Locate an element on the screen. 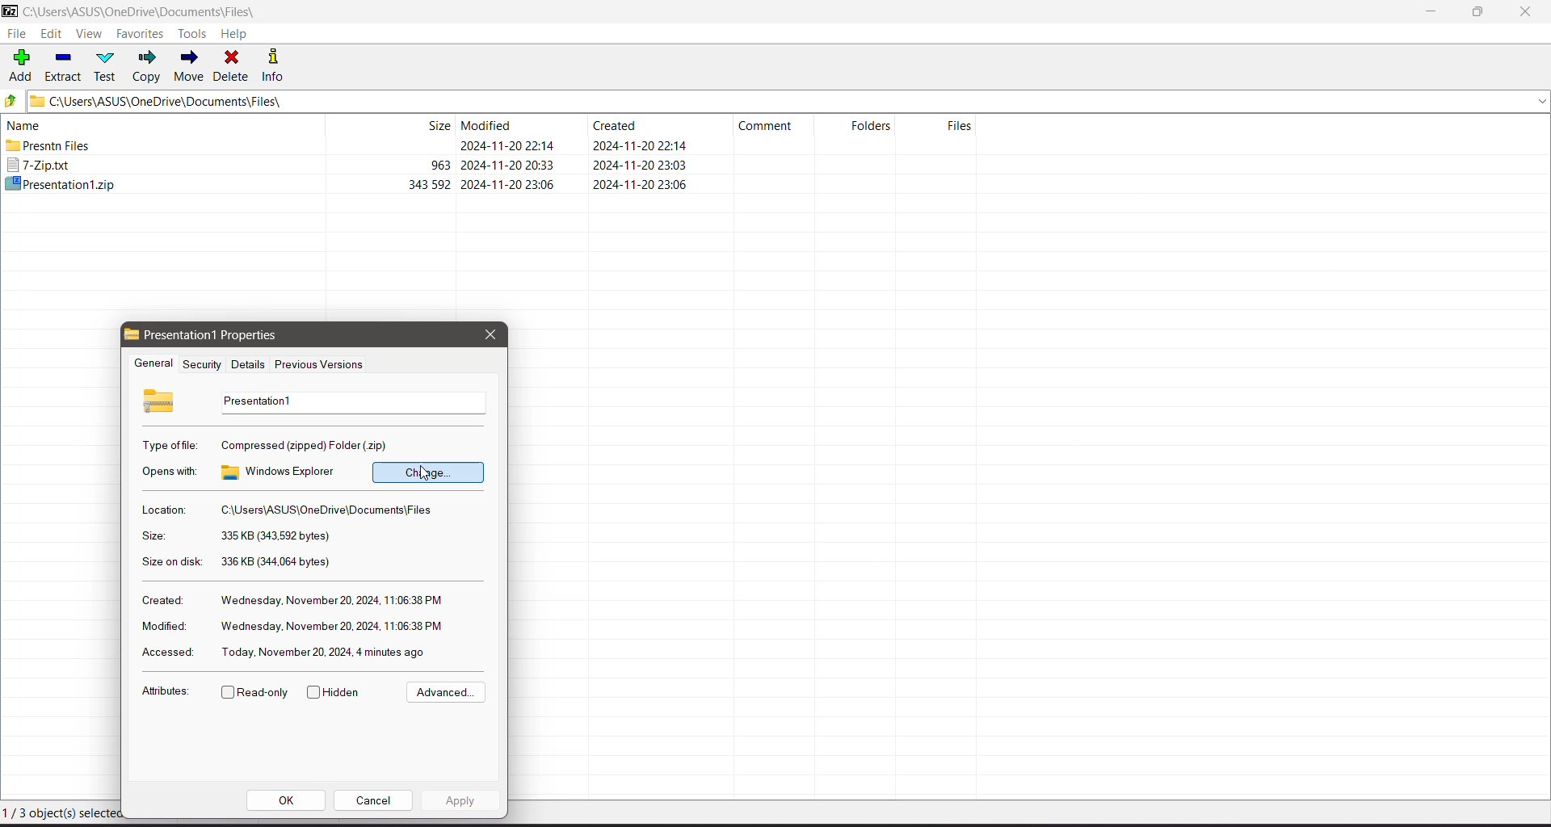 Image resolution: width=1551 pixels, height=827 pixels. Restore Down is located at coordinates (1479, 12).